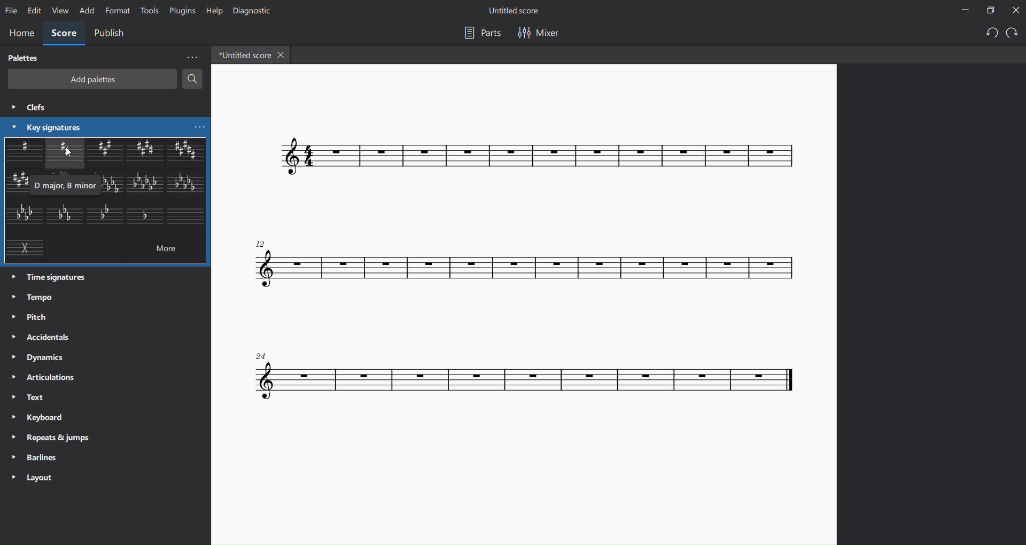 The height and width of the screenshot is (545, 1026). What do you see at coordinates (33, 298) in the screenshot?
I see `tempo` at bounding box center [33, 298].